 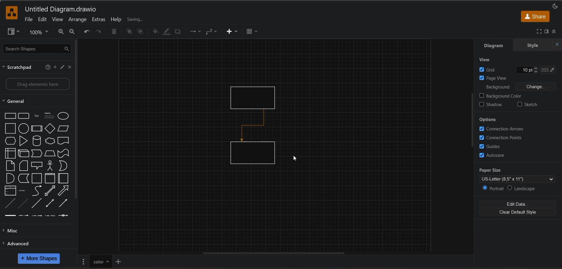 I want to click on add, so click(x=55, y=67).